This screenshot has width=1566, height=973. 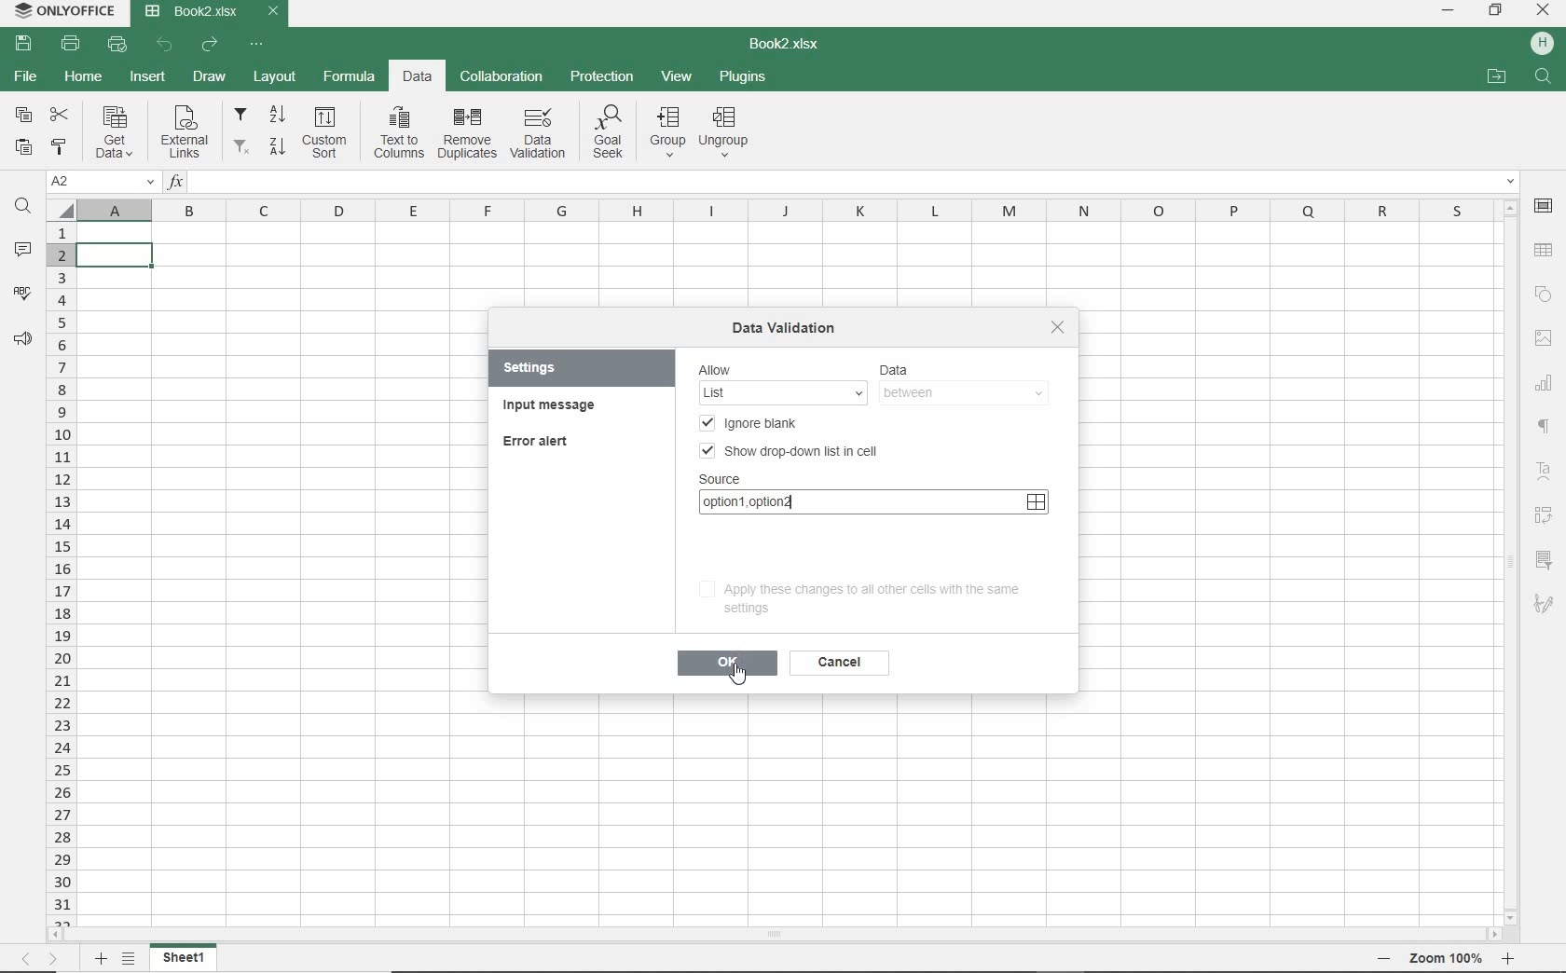 I want to click on UNDO, so click(x=164, y=45).